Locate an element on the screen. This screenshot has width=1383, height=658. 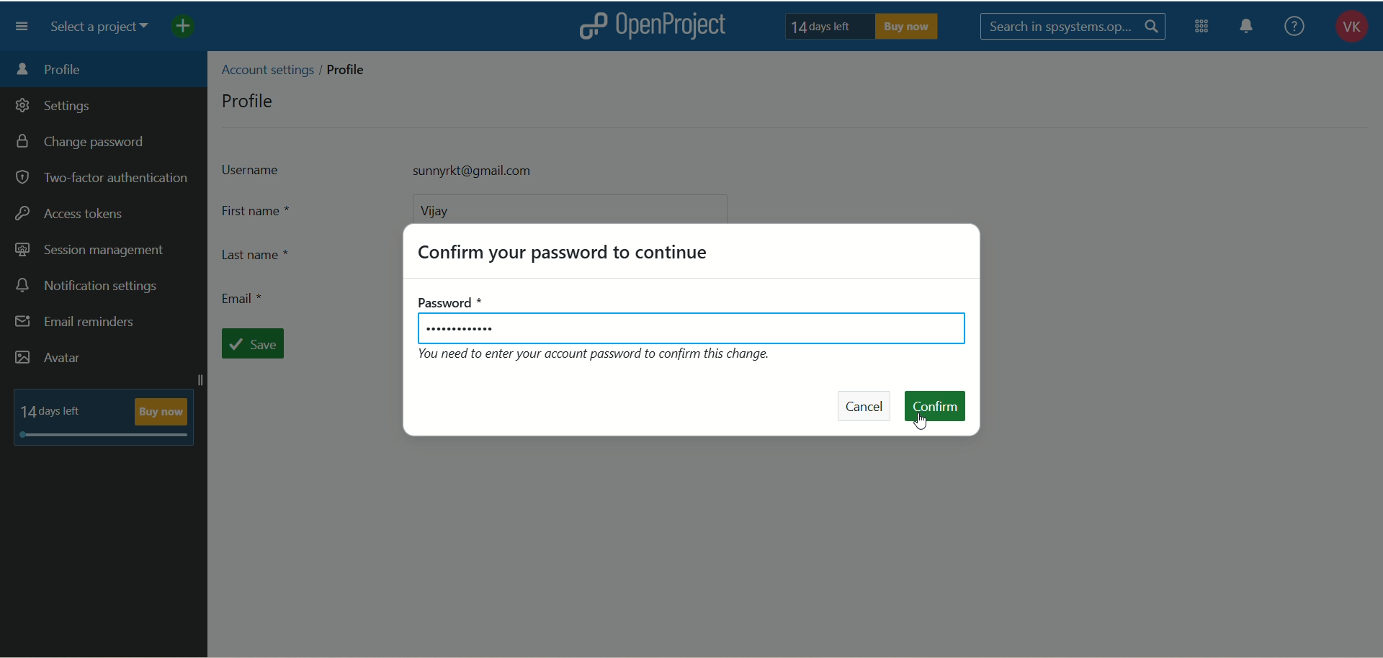
save is located at coordinates (256, 345).